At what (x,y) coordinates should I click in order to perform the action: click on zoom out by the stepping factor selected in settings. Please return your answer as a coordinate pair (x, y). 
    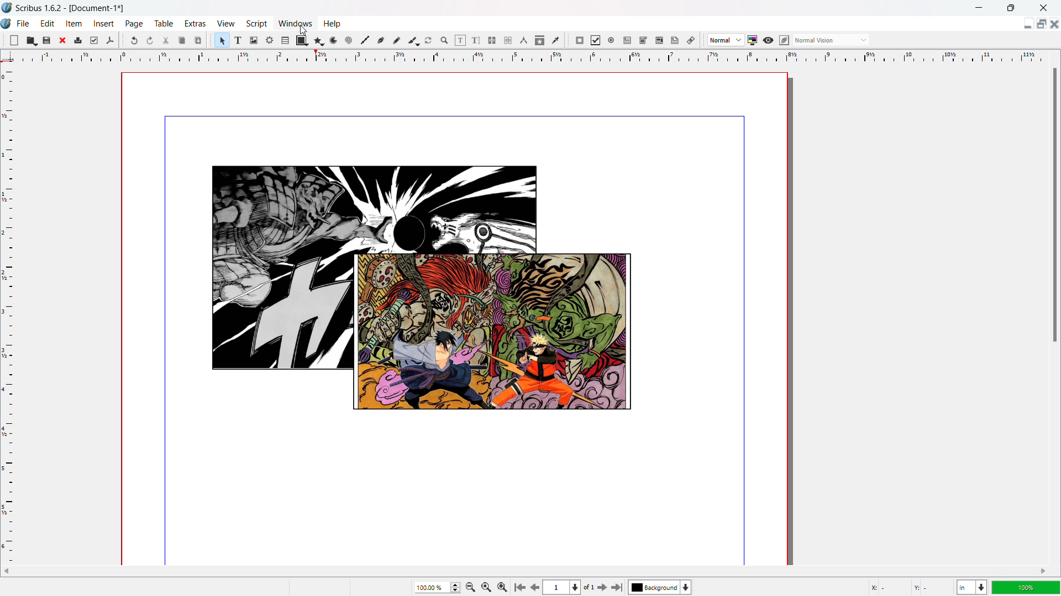
    Looking at the image, I should click on (470, 587).